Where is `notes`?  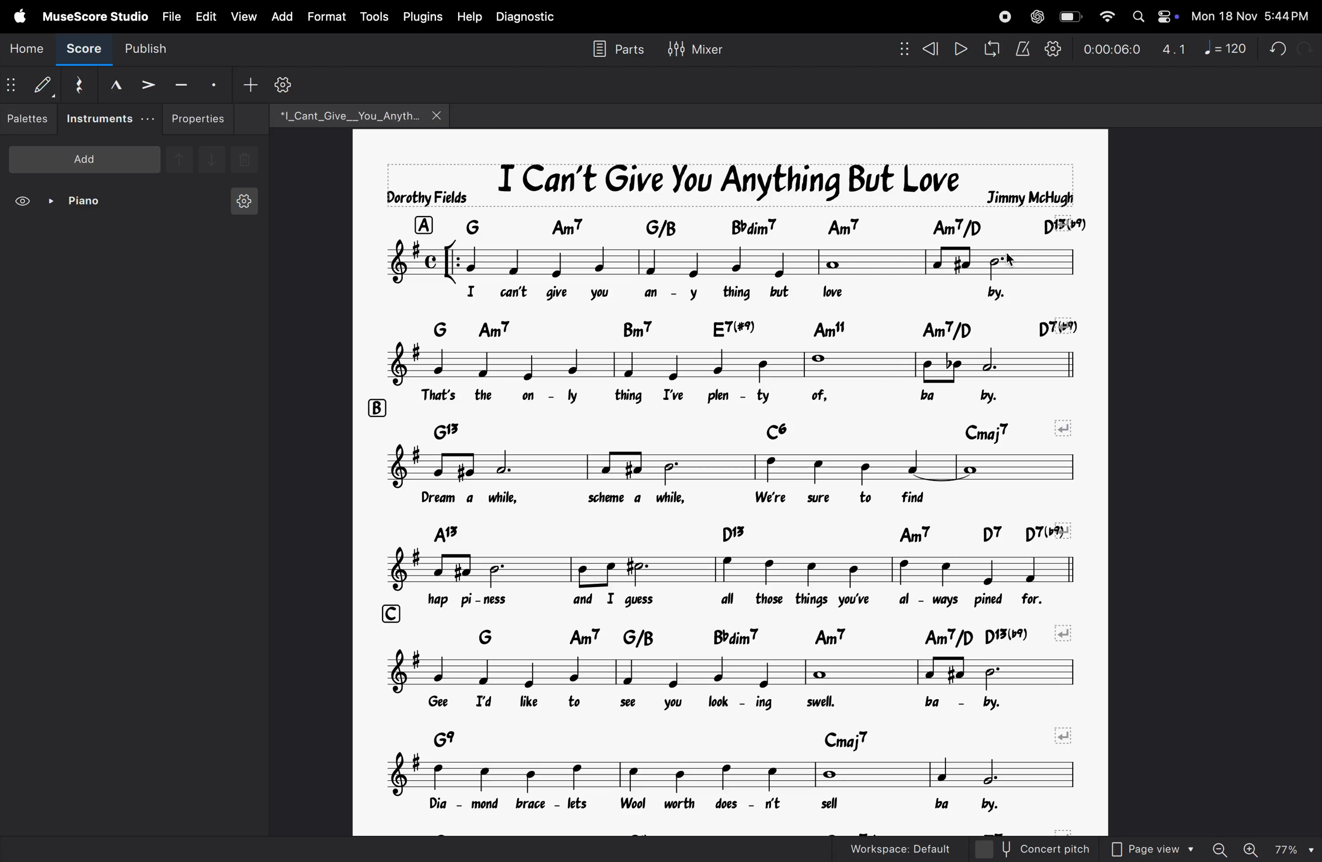
notes is located at coordinates (728, 673).